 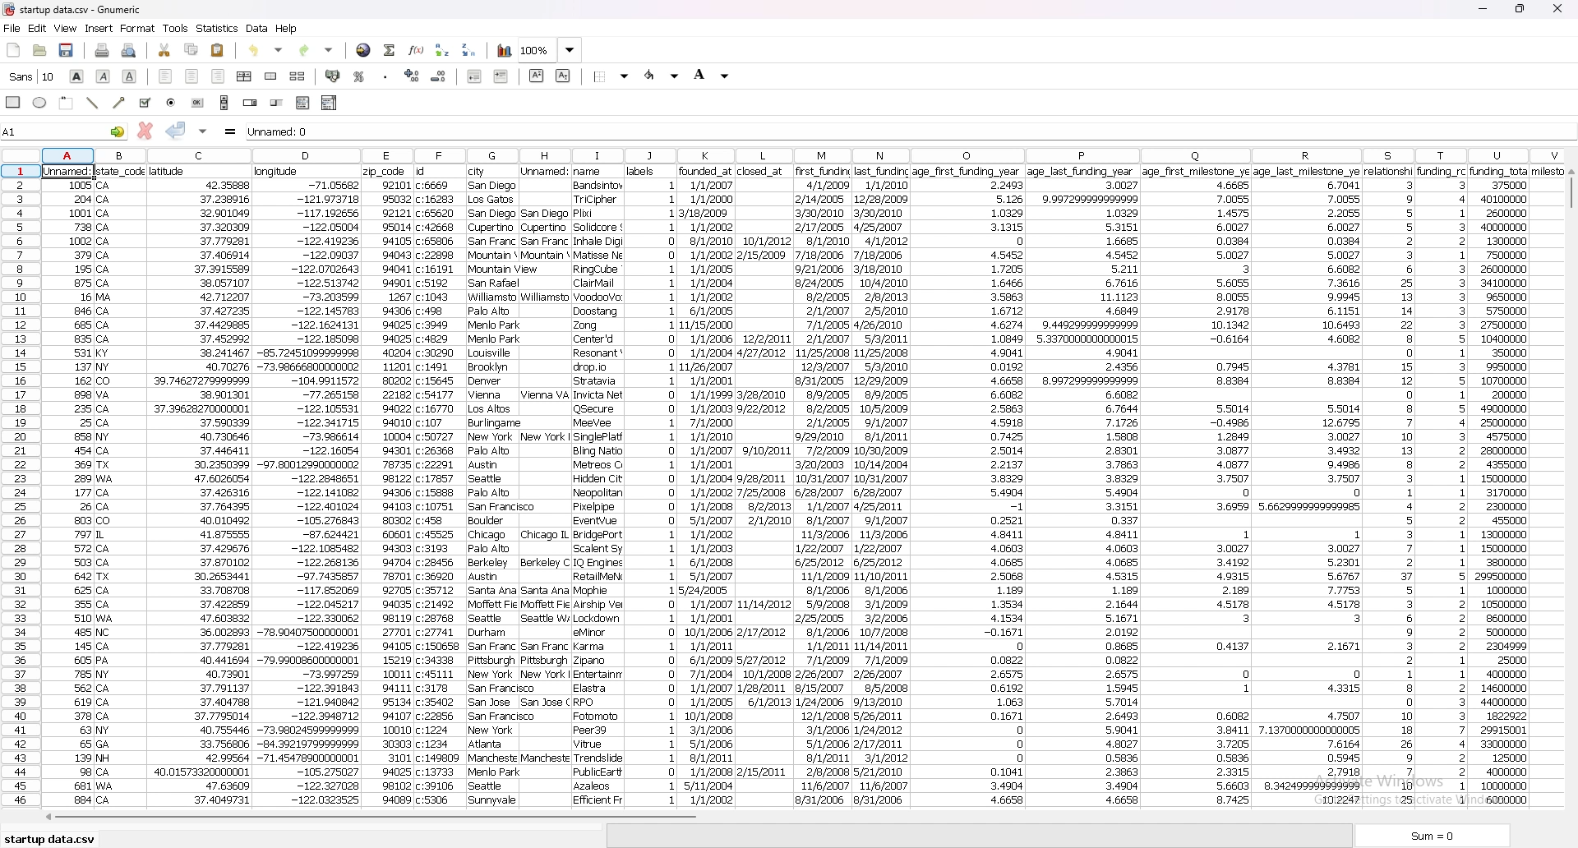 What do you see at coordinates (503, 52) in the screenshot?
I see `chart` at bounding box center [503, 52].